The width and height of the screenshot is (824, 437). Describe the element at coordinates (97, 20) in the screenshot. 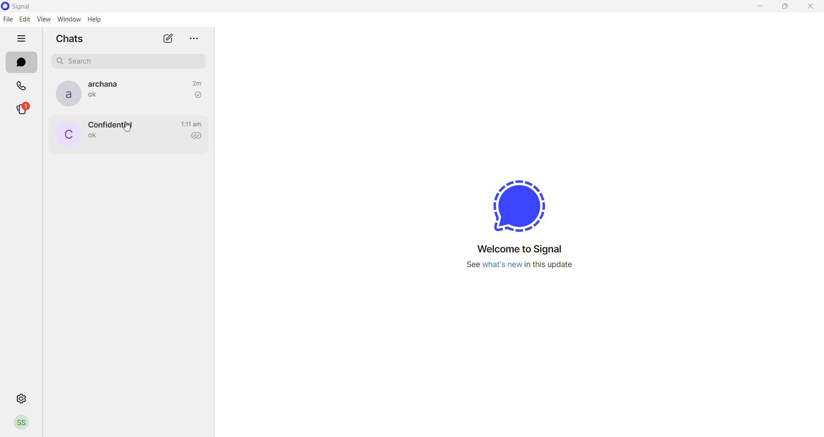

I see `help` at that location.